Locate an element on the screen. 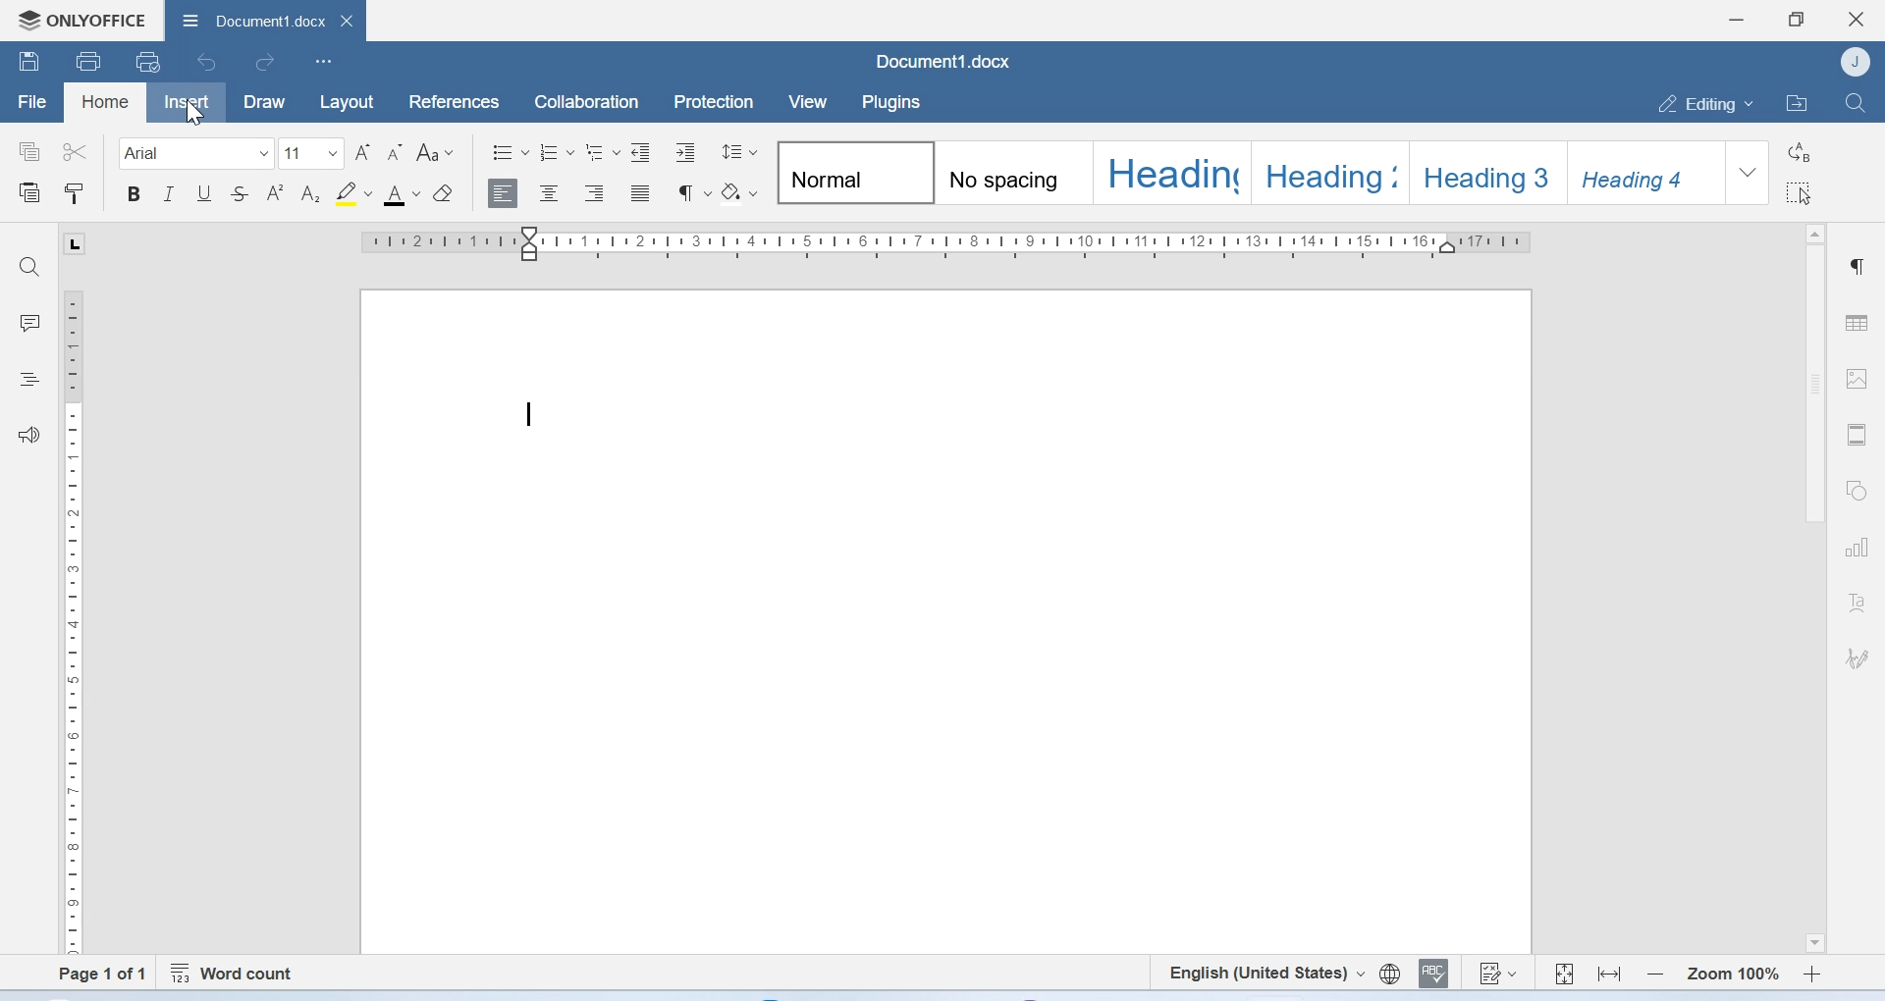 This screenshot has width=1885, height=1001. Comments is located at coordinates (30, 323).